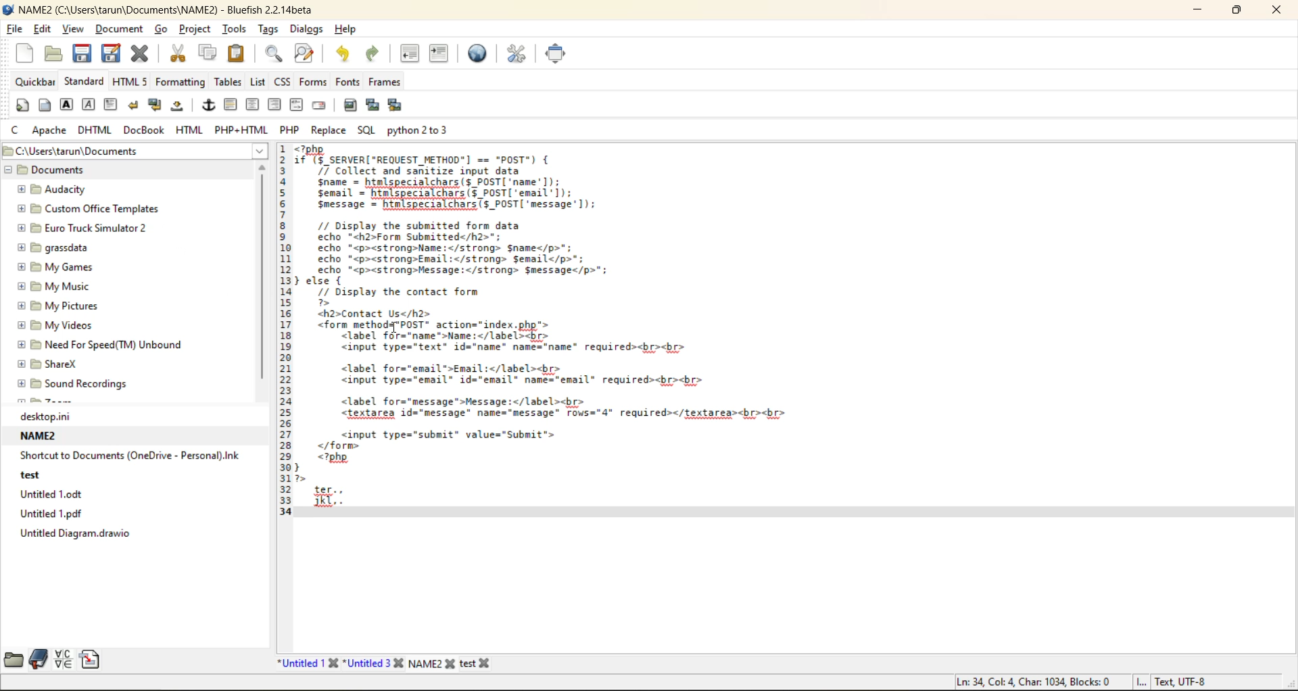 Image resolution: width=1298 pixels, height=691 pixels. I want to click on paste, so click(234, 52).